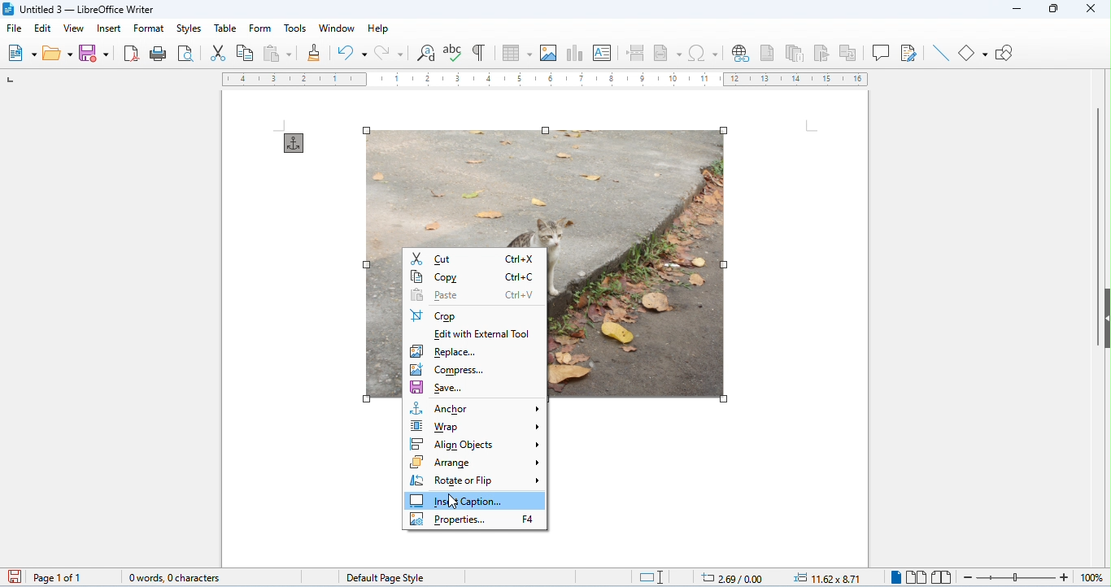 This screenshot has height=587, width=1111. Describe the element at coordinates (974, 52) in the screenshot. I see `basic shapes` at that location.